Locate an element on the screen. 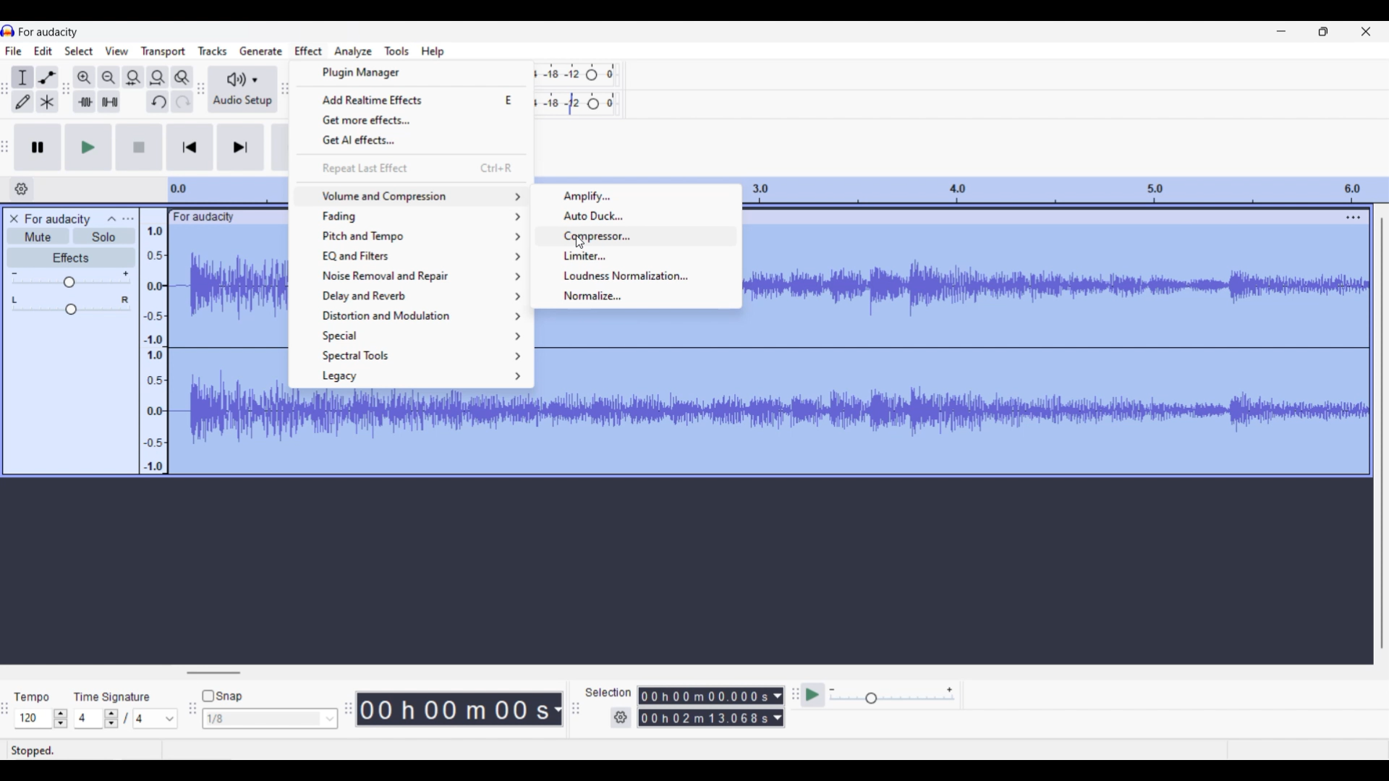  Play/Play once is located at coordinates (88, 148).